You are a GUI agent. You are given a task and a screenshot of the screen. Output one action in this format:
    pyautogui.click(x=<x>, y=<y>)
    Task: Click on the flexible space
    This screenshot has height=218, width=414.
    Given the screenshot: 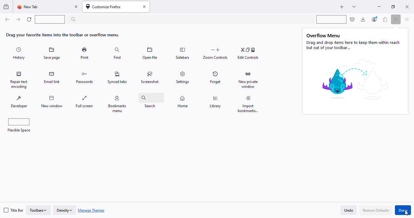 What is the action you would take?
    pyautogui.click(x=50, y=19)
    